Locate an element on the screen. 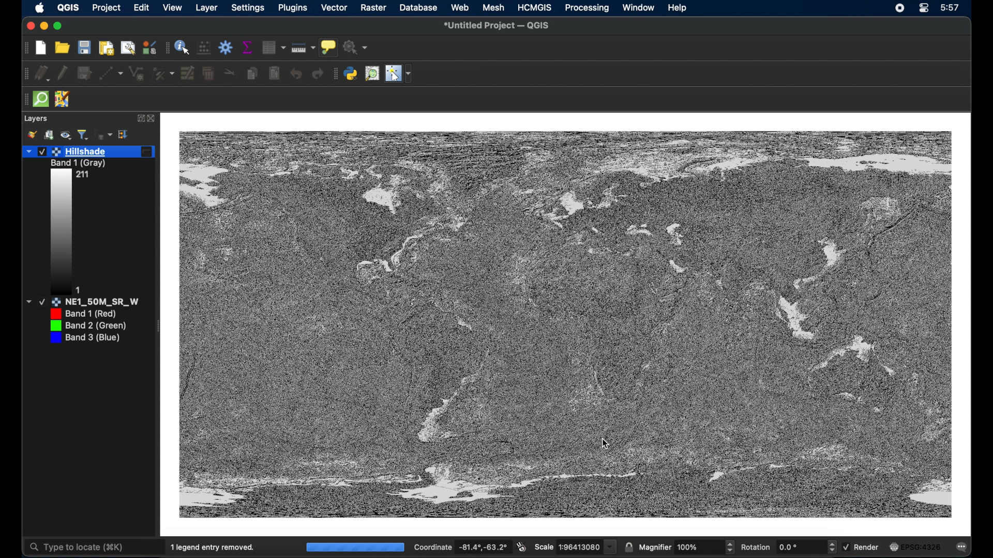  redo is located at coordinates (317, 73).